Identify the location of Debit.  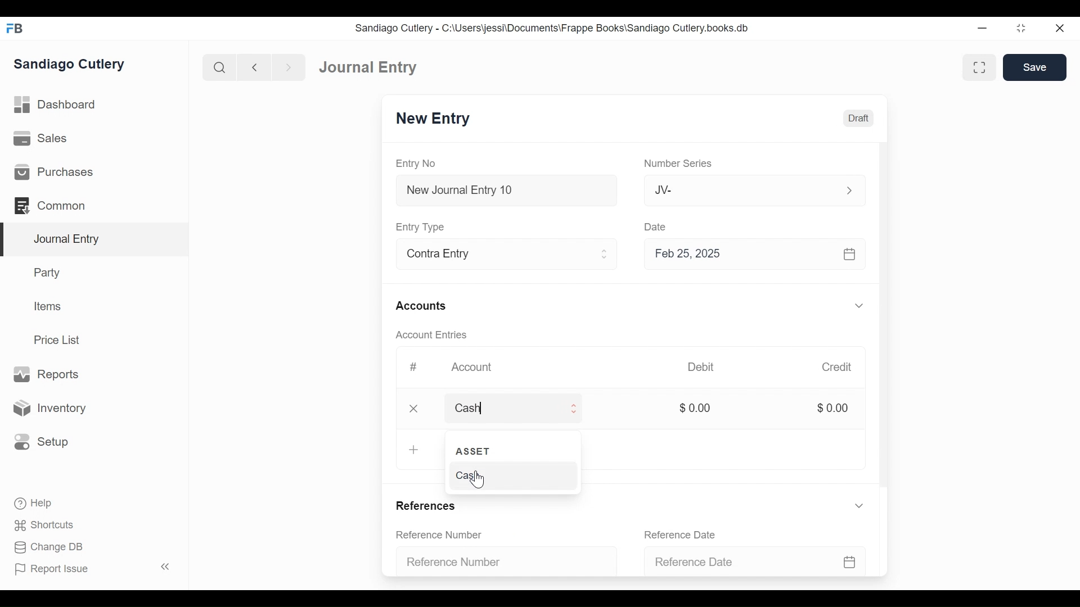
(705, 367).